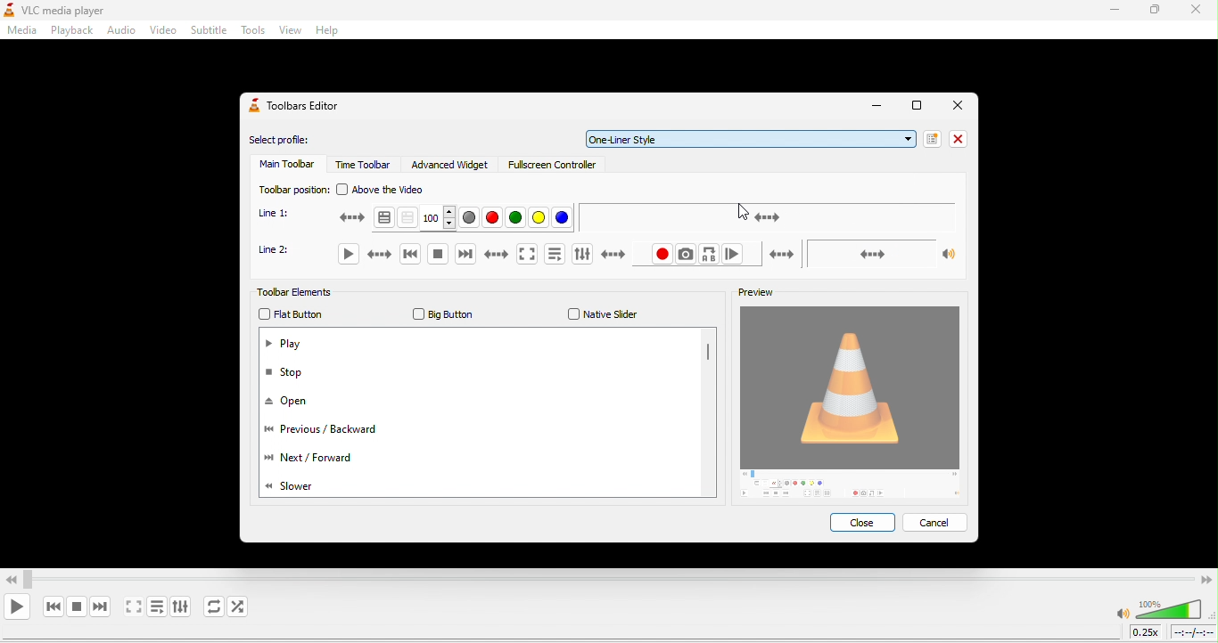 The height and width of the screenshot is (643, 1218). I want to click on new profile, so click(933, 139).